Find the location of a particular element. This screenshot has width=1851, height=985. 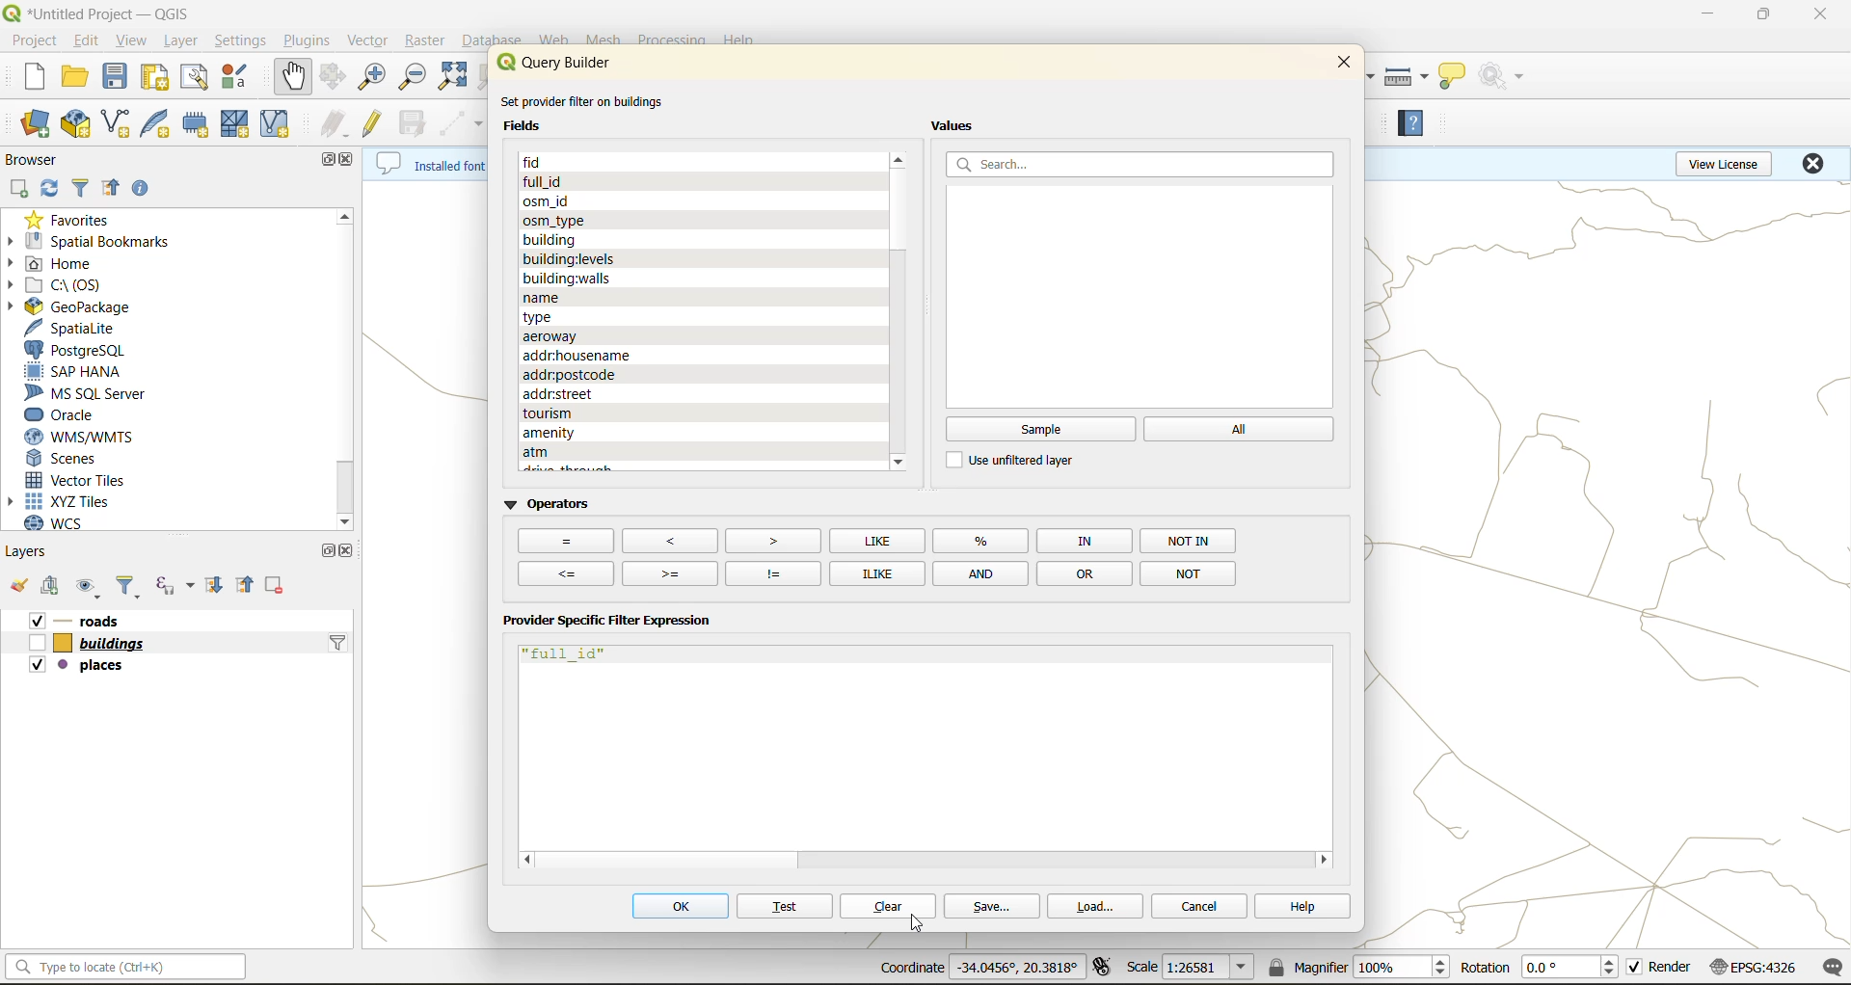

fields is located at coordinates (554, 218).